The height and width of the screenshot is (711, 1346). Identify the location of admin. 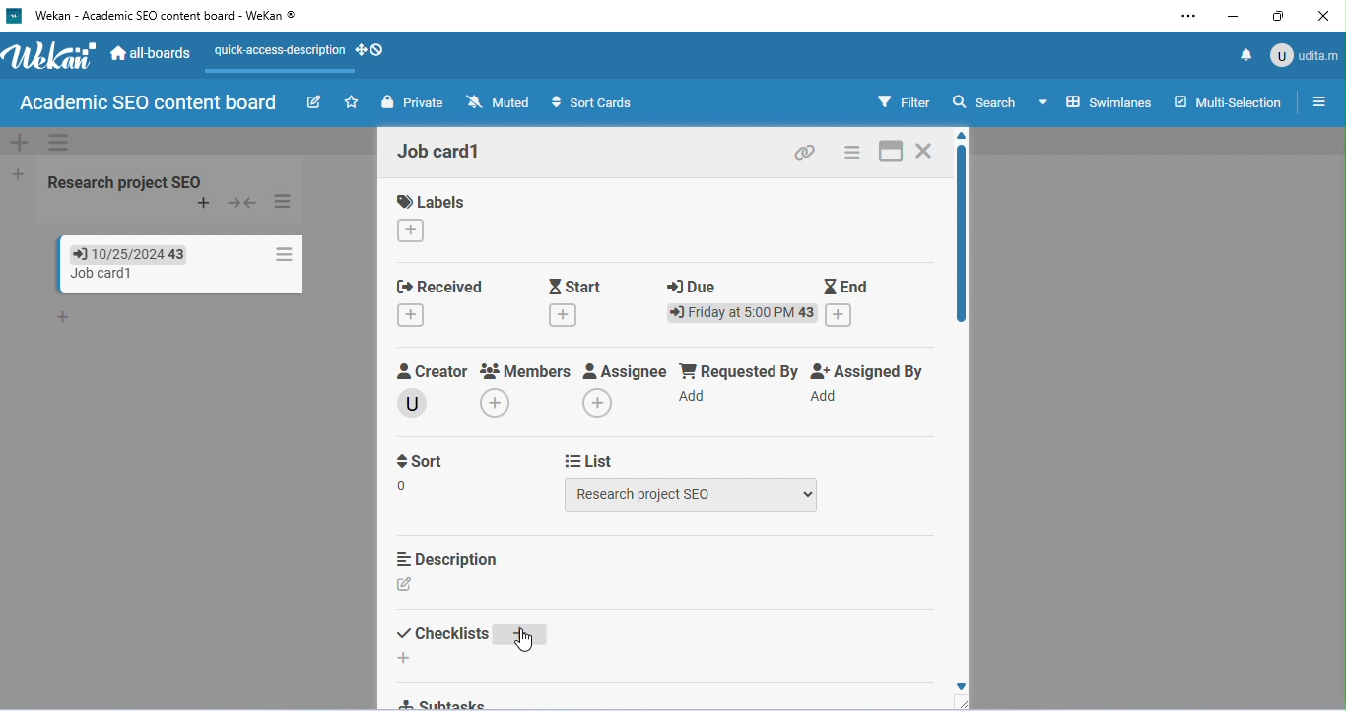
(1305, 53).